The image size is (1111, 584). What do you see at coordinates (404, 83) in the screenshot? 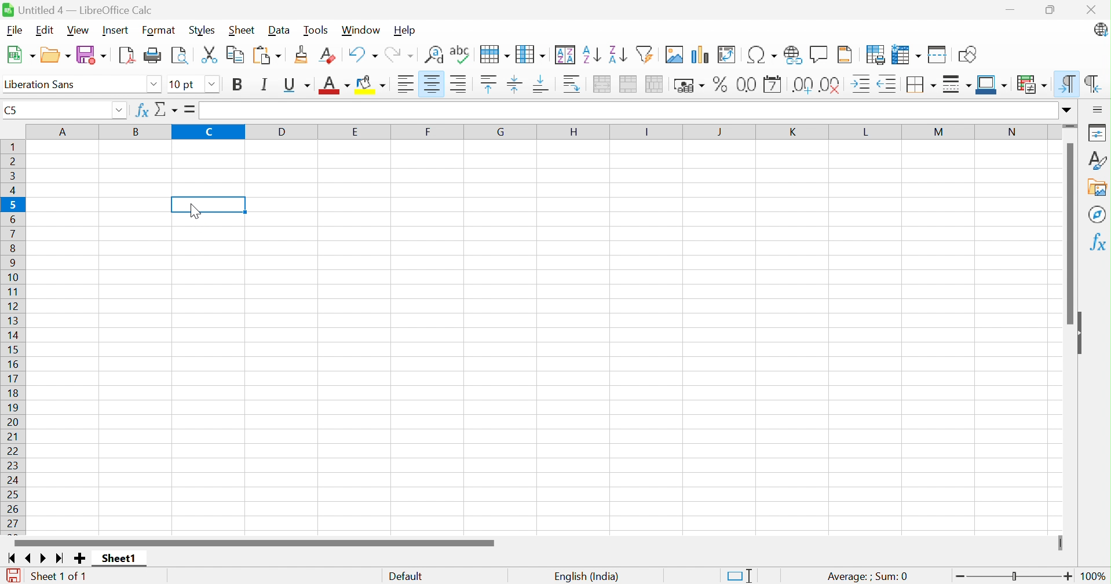
I see `Align Left` at bounding box center [404, 83].